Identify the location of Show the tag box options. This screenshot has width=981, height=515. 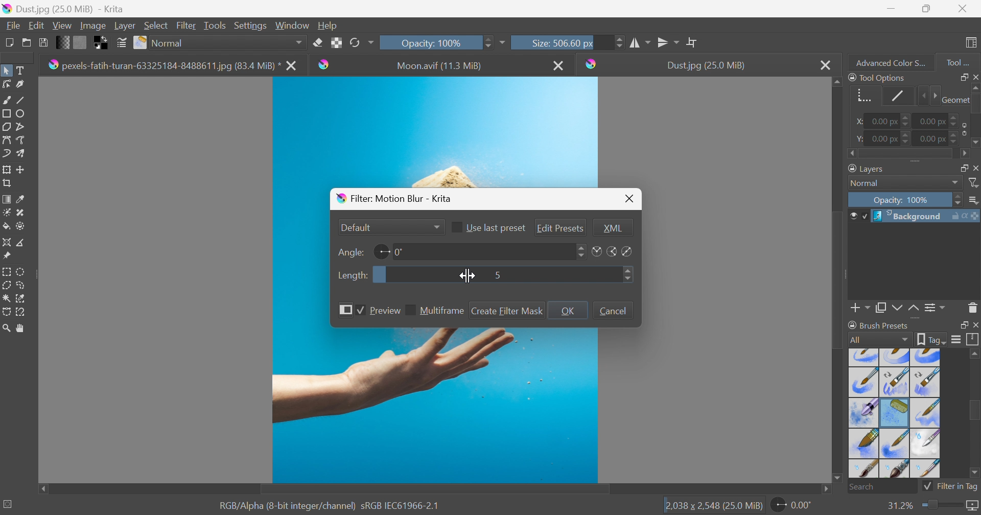
(932, 338).